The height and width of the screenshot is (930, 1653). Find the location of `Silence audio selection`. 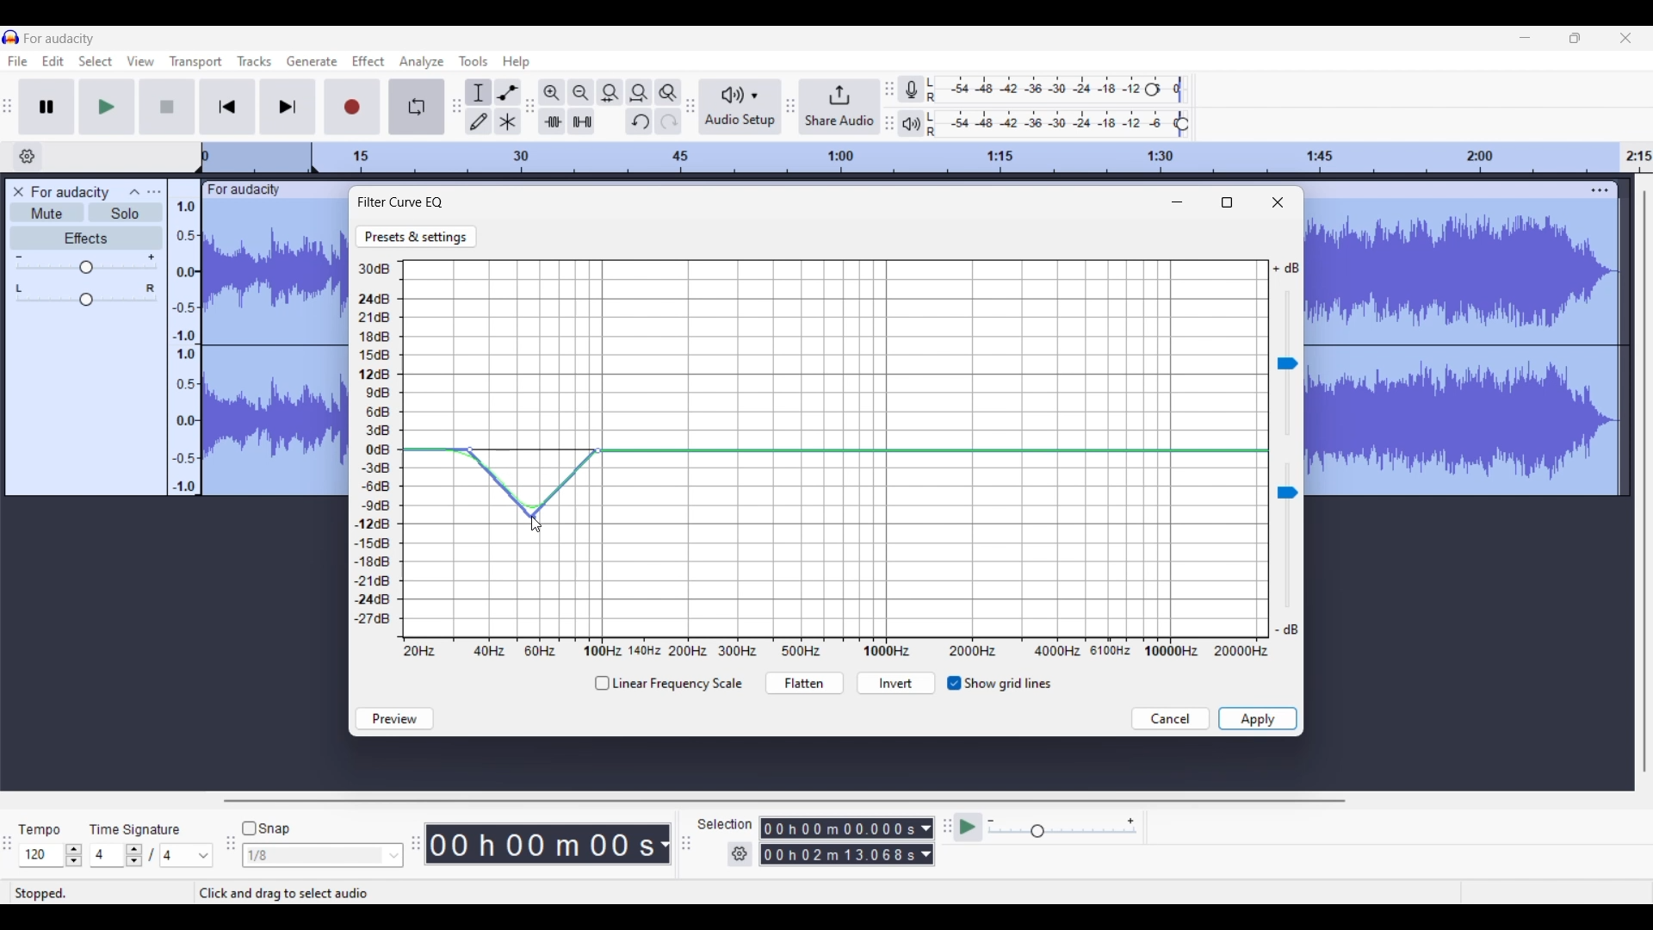

Silence audio selection is located at coordinates (581, 121).